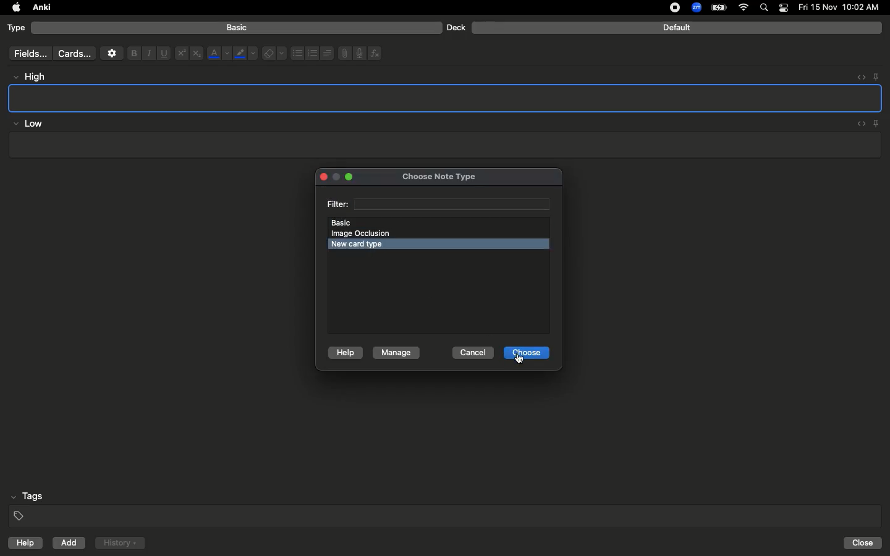  I want to click on apple logo, so click(13, 7).